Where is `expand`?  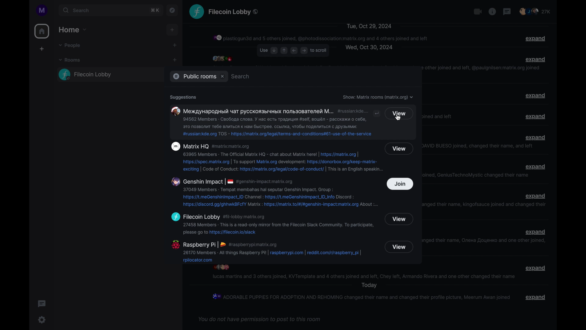 expand is located at coordinates (536, 196).